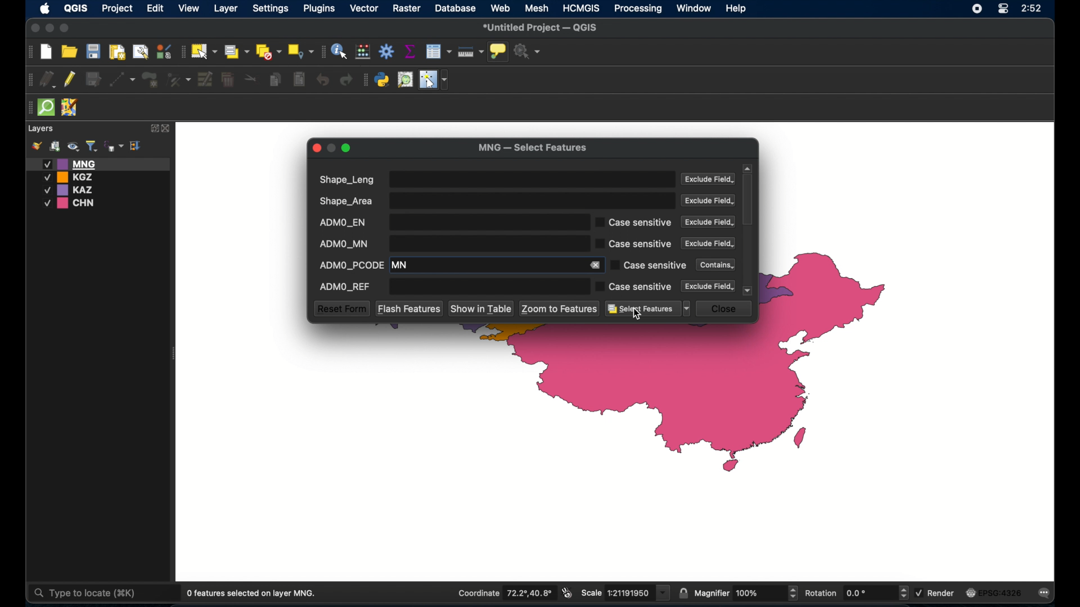 The width and height of the screenshot is (1080, 607). What do you see at coordinates (37, 146) in the screenshot?
I see `open layer styling panel` at bounding box center [37, 146].